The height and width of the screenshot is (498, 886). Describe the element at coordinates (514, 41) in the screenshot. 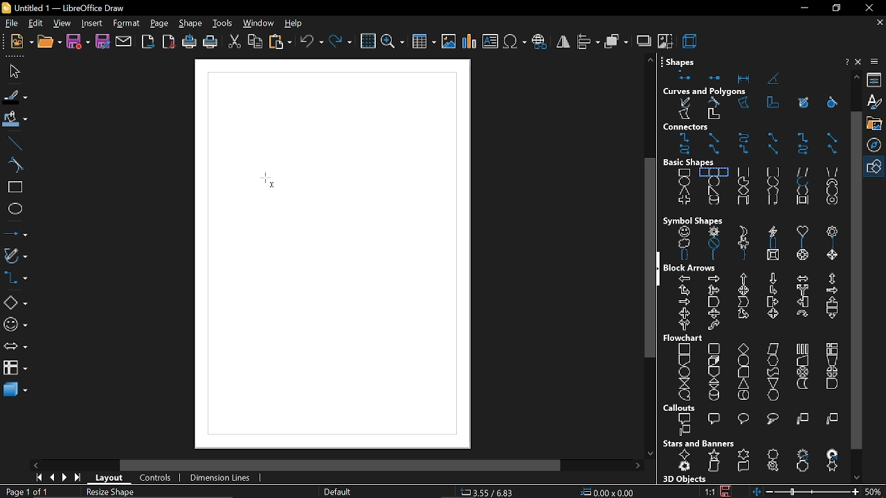

I see `insert symbol` at that location.